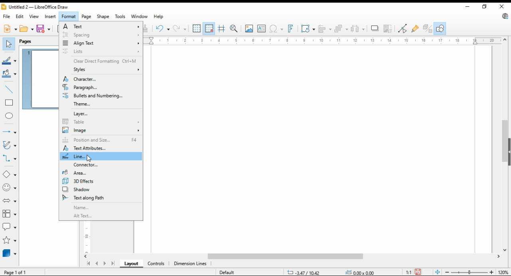 The height and width of the screenshot is (276, 511). Describe the element at coordinates (101, 61) in the screenshot. I see `clear direct formatting` at that location.